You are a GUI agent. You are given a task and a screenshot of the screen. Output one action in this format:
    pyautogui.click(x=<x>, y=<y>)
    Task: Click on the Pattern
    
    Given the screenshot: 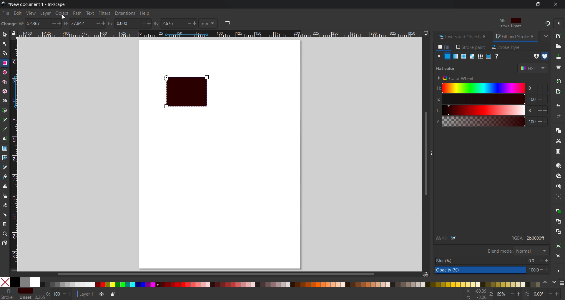 What is the action you would take?
    pyautogui.click(x=480, y=56)
    